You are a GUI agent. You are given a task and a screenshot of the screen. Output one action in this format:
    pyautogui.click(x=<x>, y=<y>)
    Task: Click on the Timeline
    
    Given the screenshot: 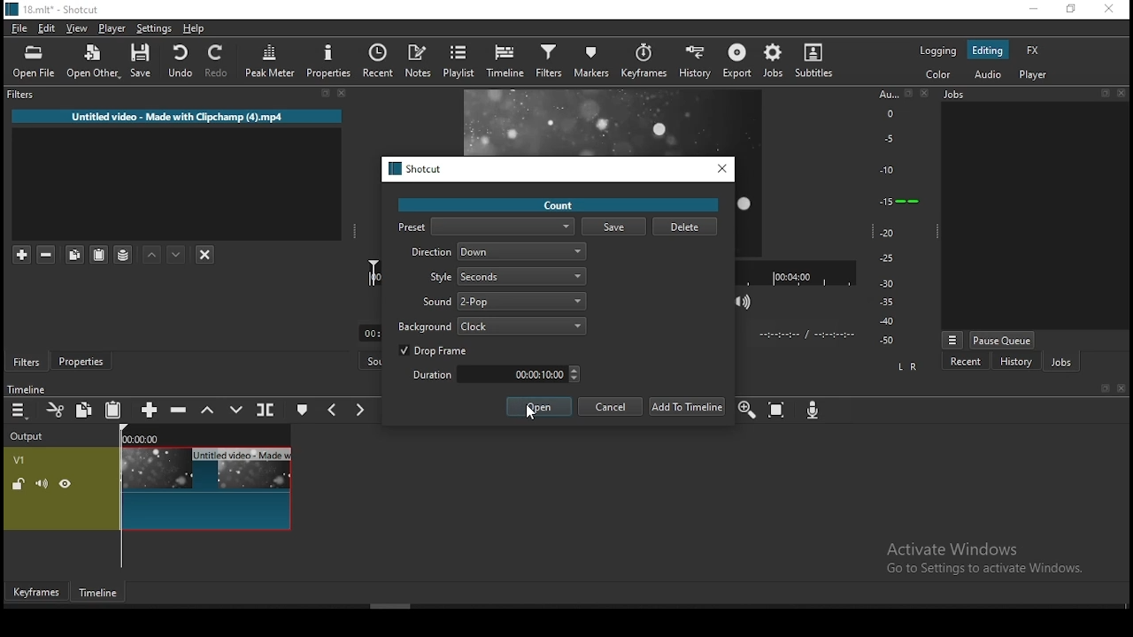 What is the action you would take?
    pyautogui.click(x=45, y=386)
    